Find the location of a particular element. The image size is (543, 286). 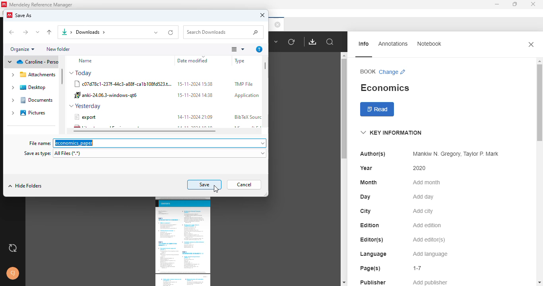

mendeley reference manager is located at coordinates (41, 5).